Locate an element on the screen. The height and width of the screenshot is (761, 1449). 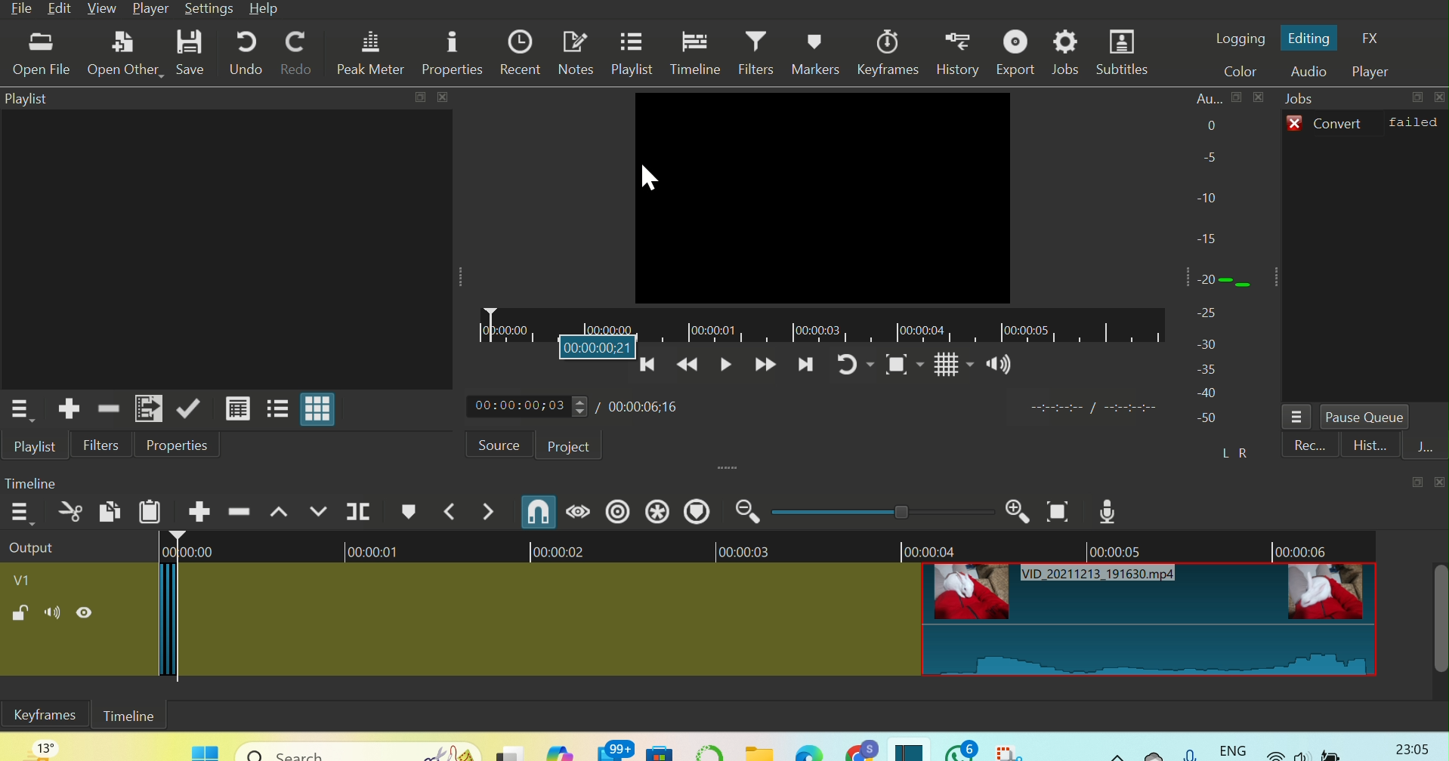
Jobs is located at coordinates (1311, 97).